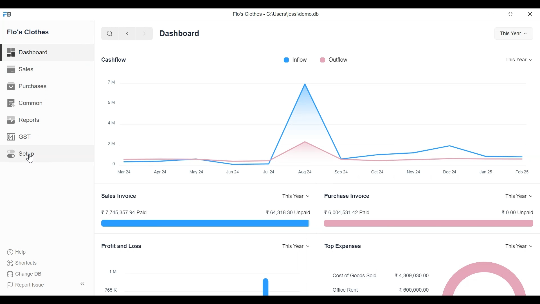  What do you see at coordinates (265, 286) in the screenshot?
I see `graph` at bounding box center [265, 286].